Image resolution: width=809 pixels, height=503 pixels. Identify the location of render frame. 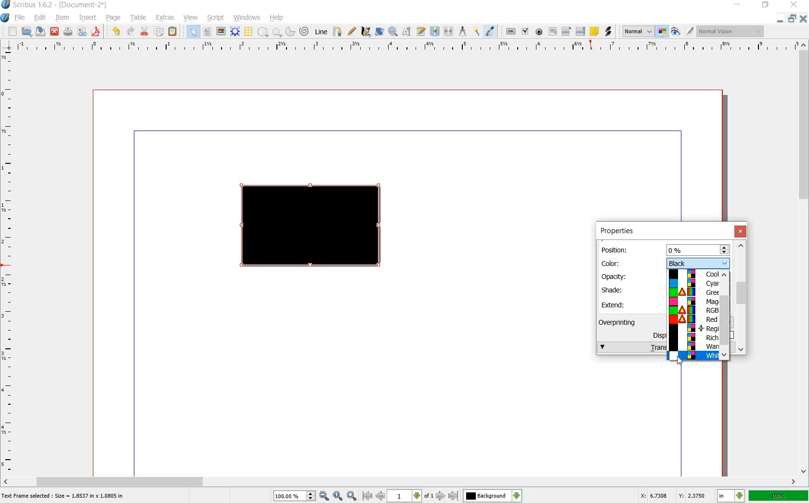
(235, 32).